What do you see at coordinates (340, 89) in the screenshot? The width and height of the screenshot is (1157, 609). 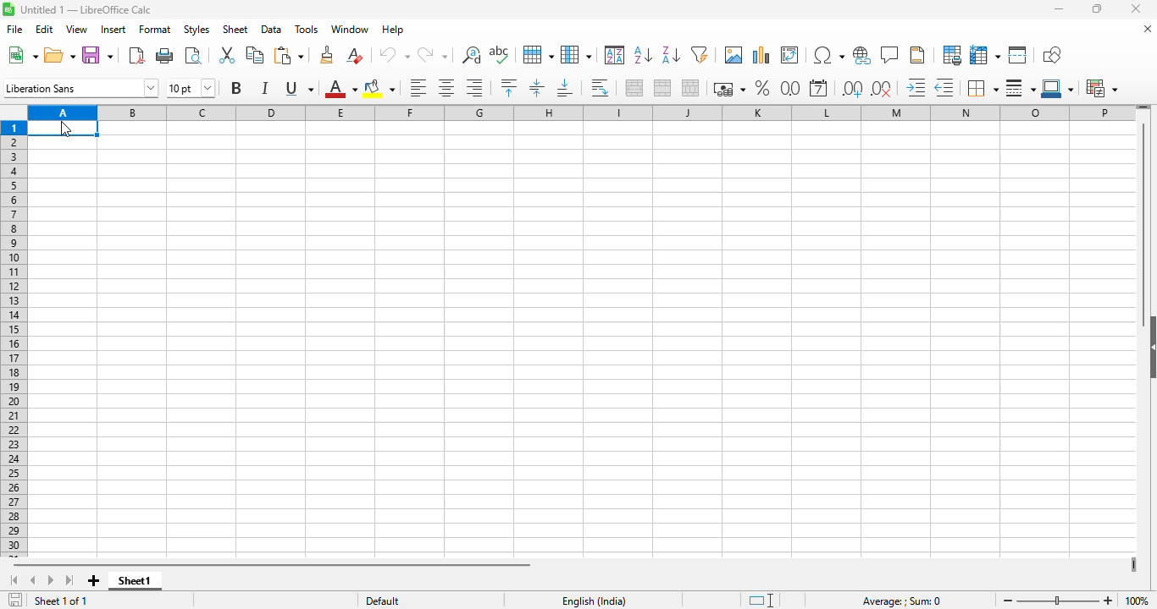 I see `font color` at bounding box center [340, 89].